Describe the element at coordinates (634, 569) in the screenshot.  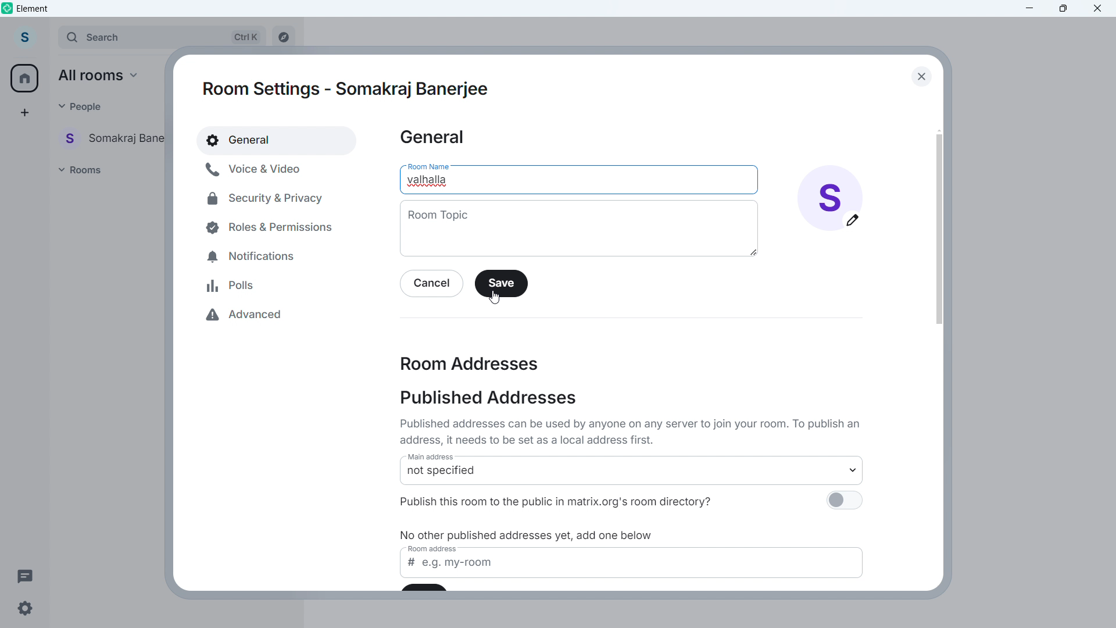
I see `# e.g my-room` at that location.